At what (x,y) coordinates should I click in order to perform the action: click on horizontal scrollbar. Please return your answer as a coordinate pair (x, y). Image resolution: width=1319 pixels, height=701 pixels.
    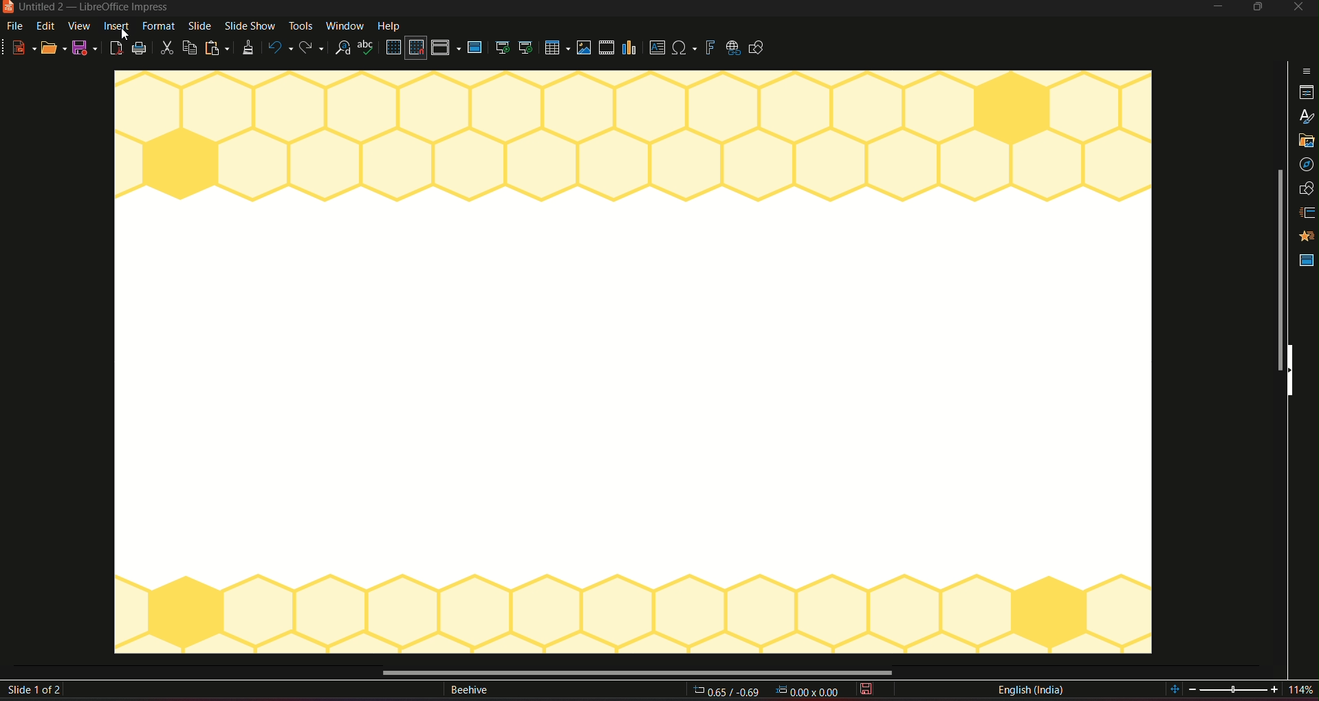
    Looking at the image, I should click on (635, 671).